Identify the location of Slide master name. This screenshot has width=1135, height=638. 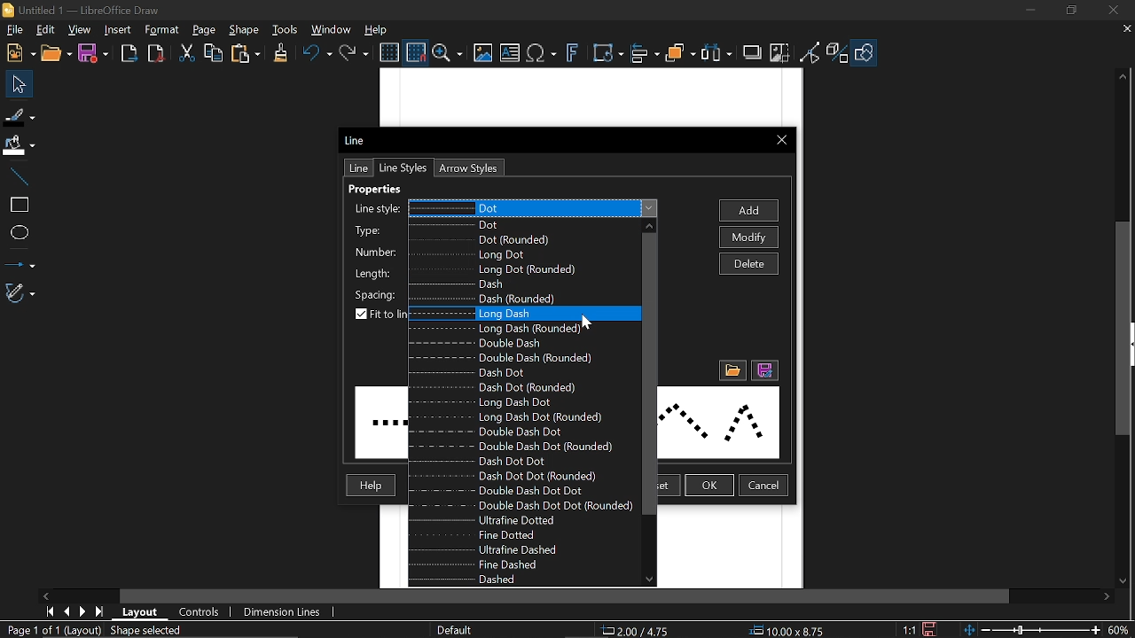
(463, 630).